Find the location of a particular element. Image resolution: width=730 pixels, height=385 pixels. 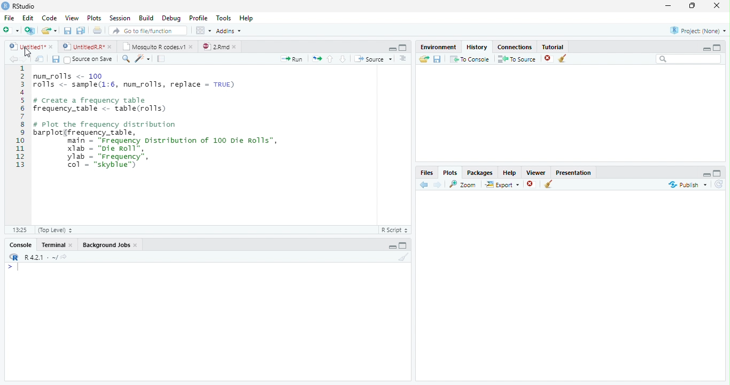

Code is located at coordinates (50, 17).